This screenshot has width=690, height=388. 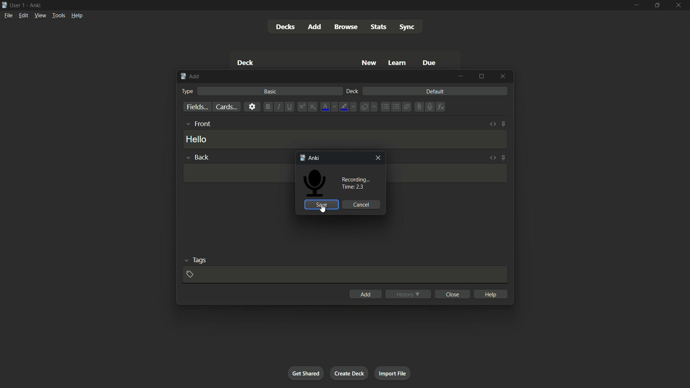 What do you see at coordinates (305, 374) in the screenshot?
I see `get shared` at bounding box center [305, 374].